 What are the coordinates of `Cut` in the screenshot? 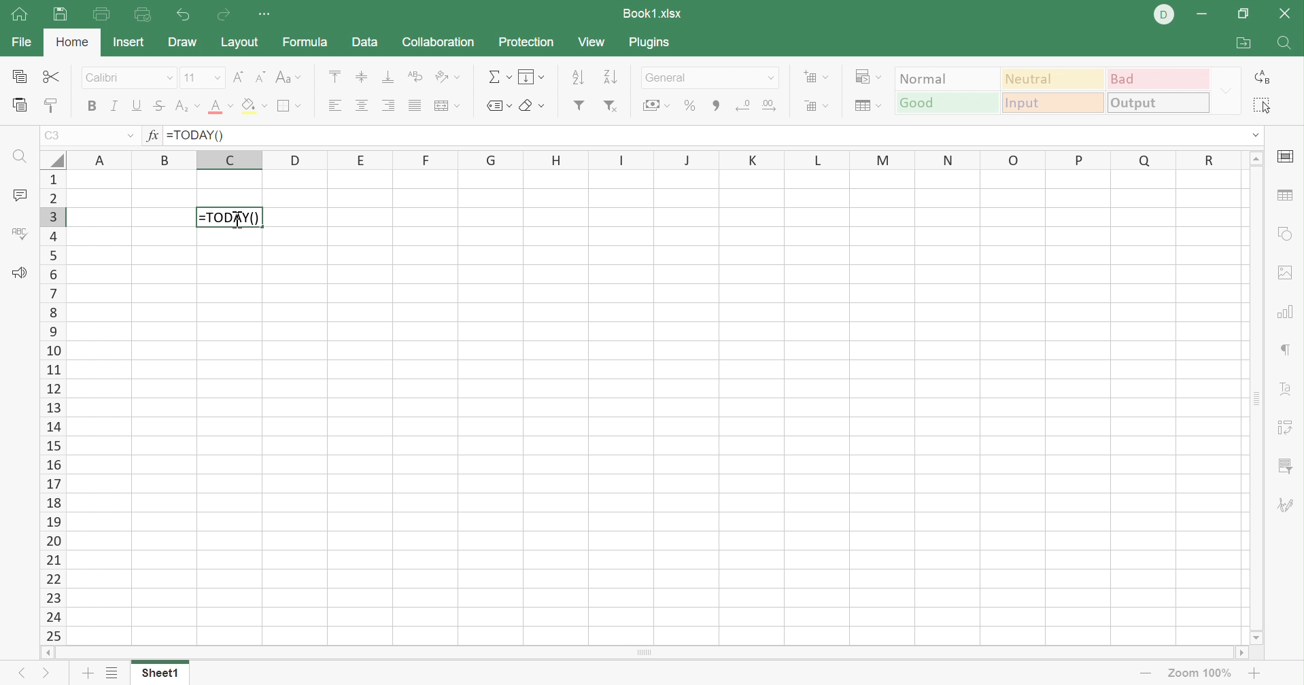 It's located at (55, 77).